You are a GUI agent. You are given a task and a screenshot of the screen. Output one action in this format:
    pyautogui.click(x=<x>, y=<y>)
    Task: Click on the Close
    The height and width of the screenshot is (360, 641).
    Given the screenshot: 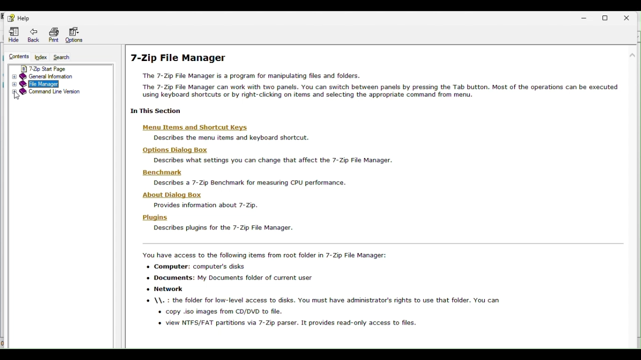 What is the action you would take?
    pyautogui.click(x=630, y=15)
    